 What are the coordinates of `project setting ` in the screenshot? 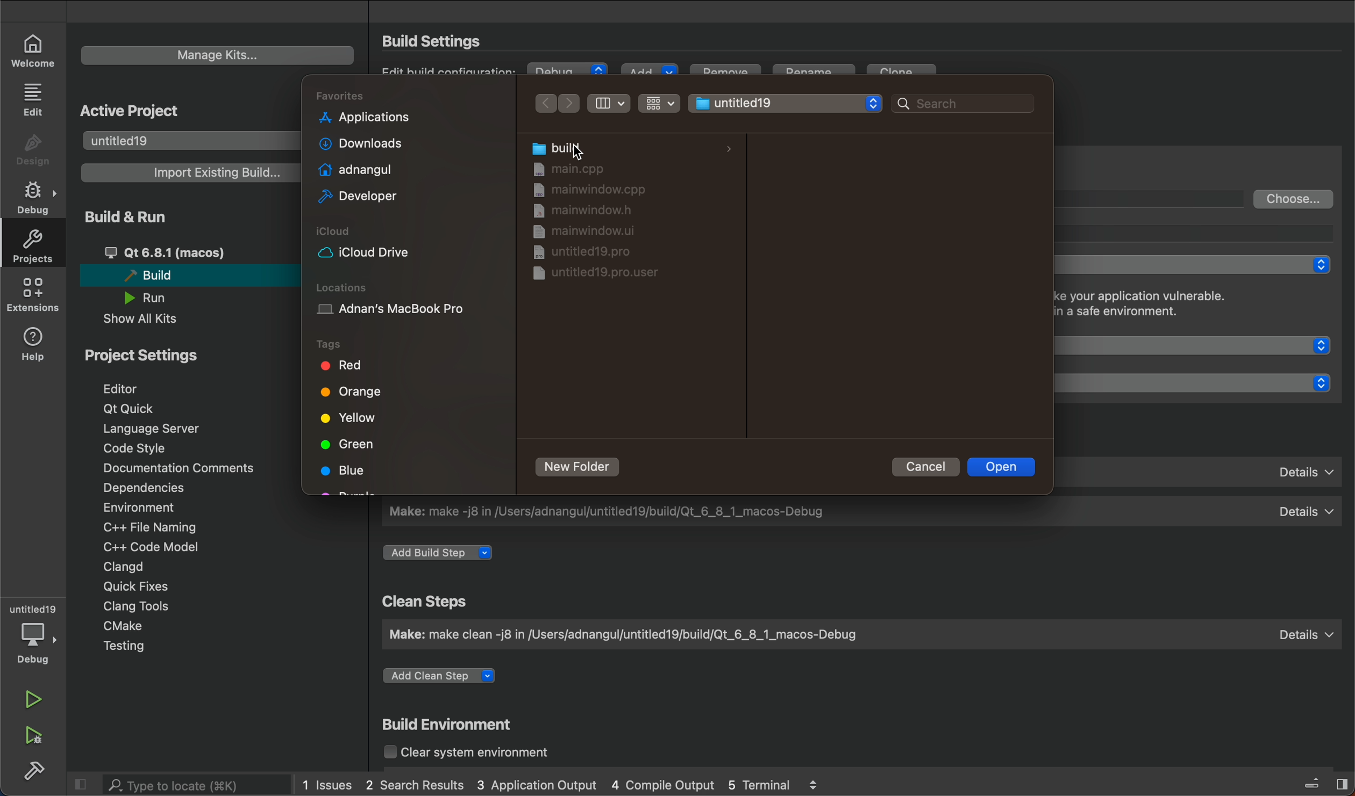 It's located at (164, 354).